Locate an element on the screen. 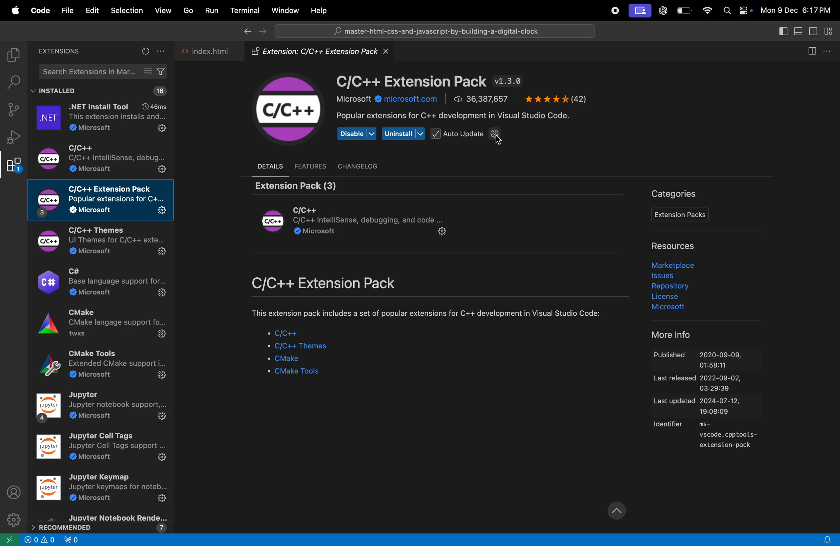 The width and height of the screenshot is (840, 546). last released is located at coordinates (710, 384).